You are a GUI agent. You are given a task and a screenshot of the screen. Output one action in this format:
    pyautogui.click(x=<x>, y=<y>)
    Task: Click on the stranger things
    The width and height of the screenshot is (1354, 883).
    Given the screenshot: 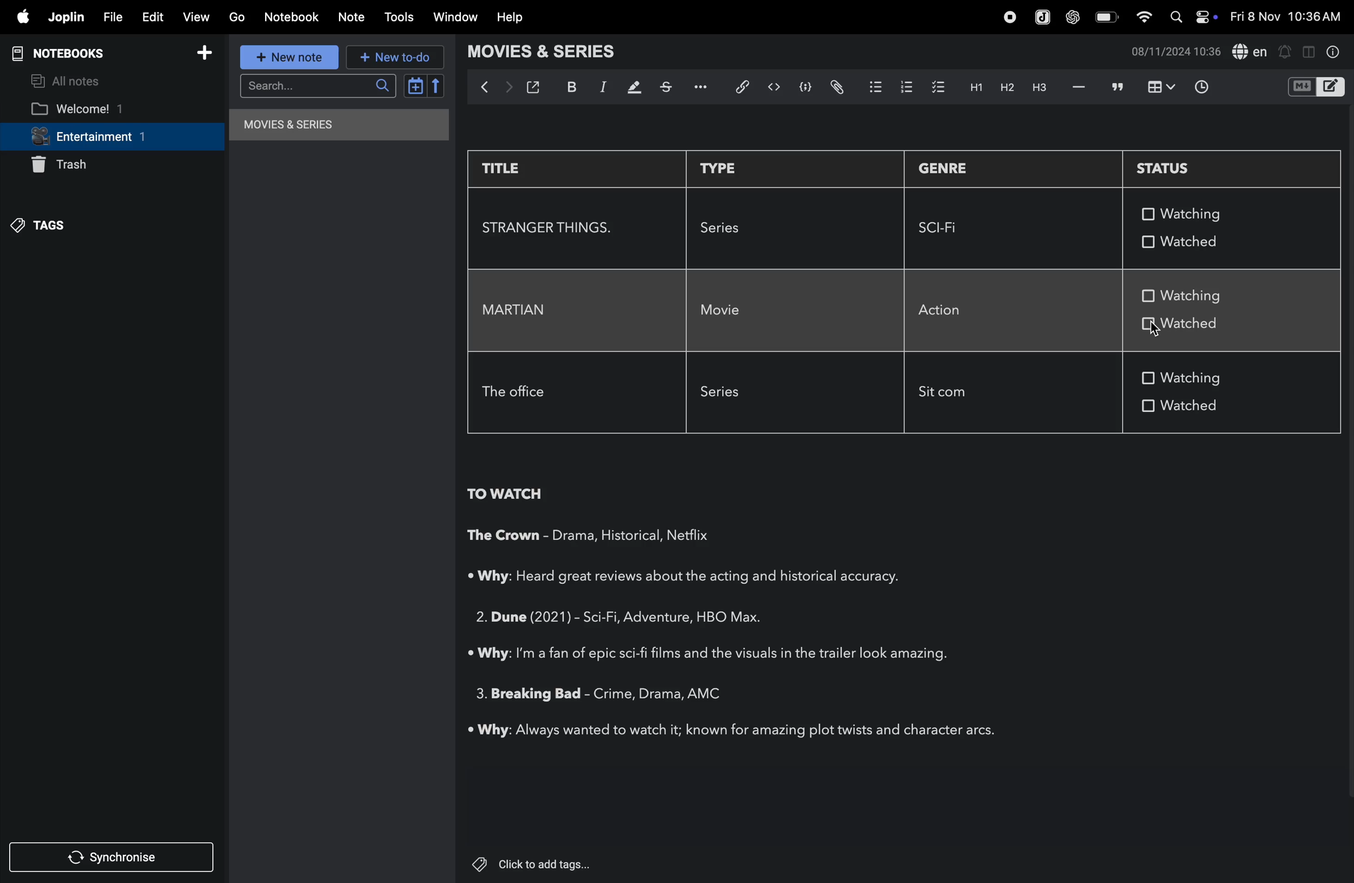 What is the action you would take?
    pyautogui.click(x=550, y=227)
    